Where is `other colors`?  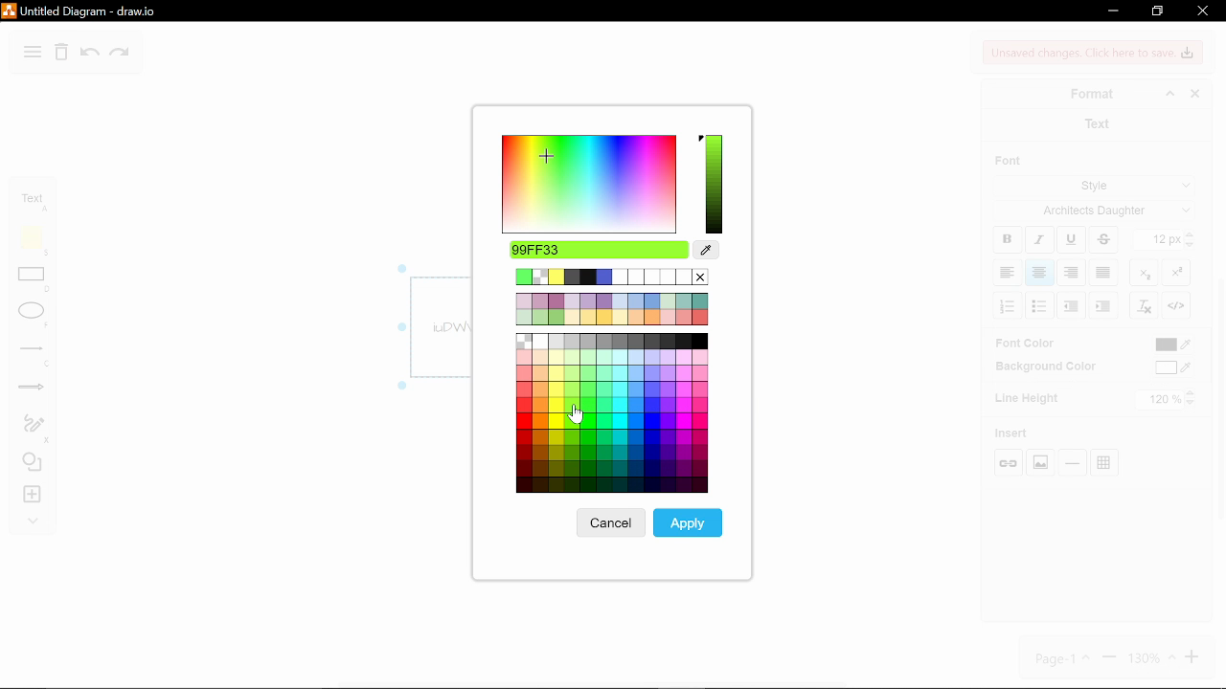
other colors is located at coordinates (613, 309).